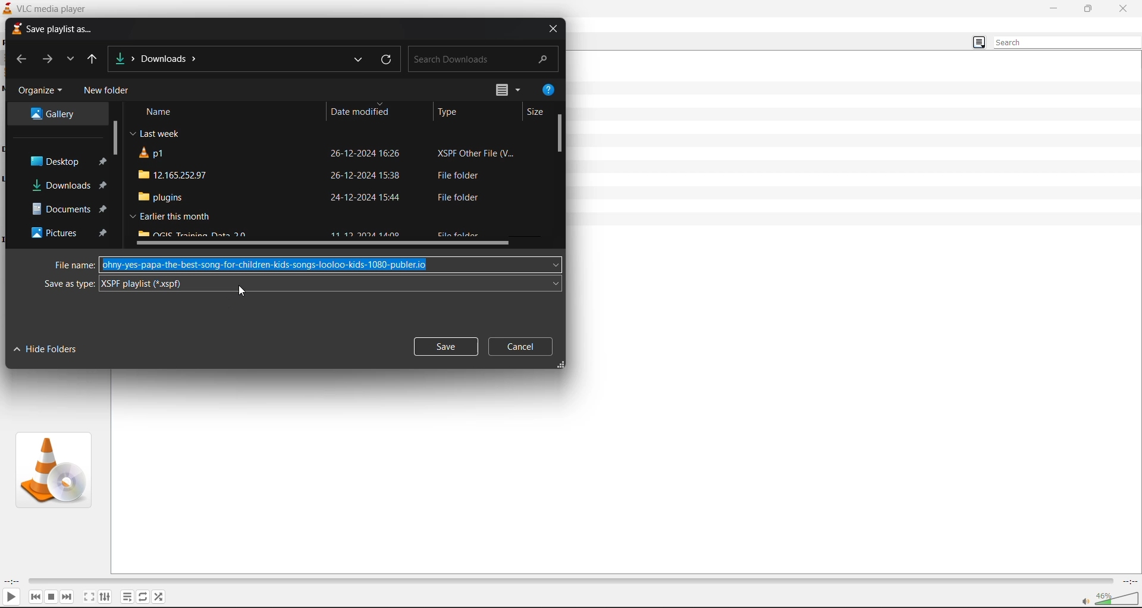 The height and width of the screenshot is (608, 1142). Describe the element at coordinates (50, 60) in the screenshot. I see `forward` at that location.